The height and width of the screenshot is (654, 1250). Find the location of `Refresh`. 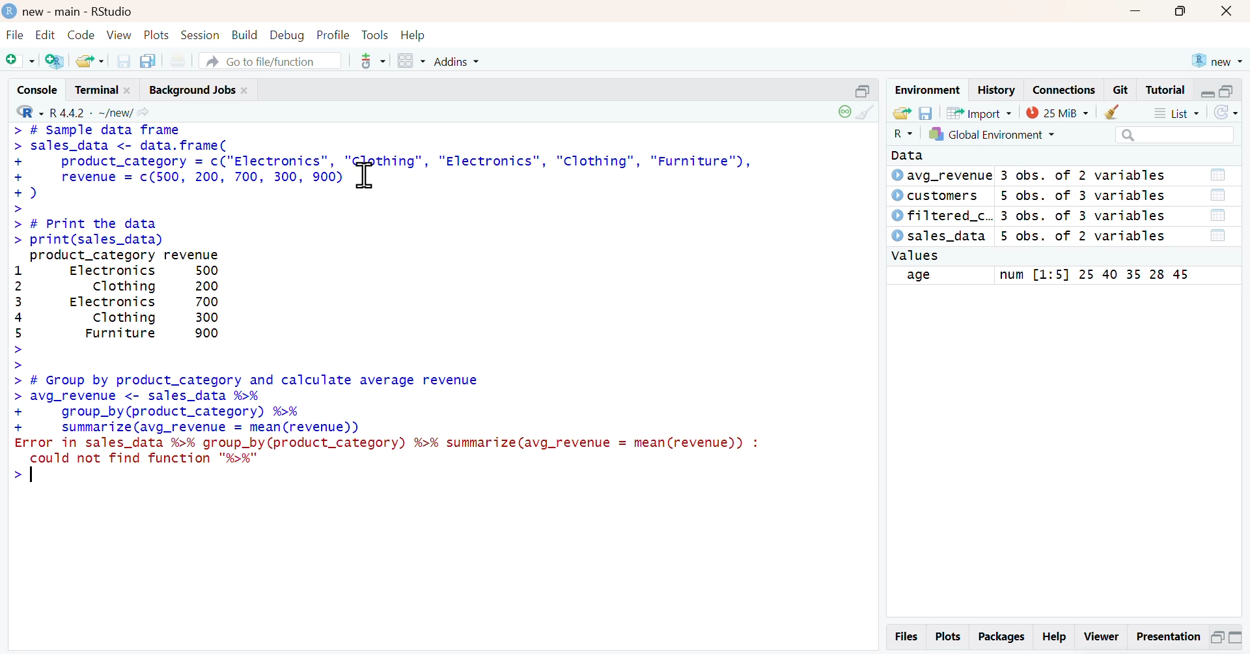

Refresh is located at coordinates (1225, 113).